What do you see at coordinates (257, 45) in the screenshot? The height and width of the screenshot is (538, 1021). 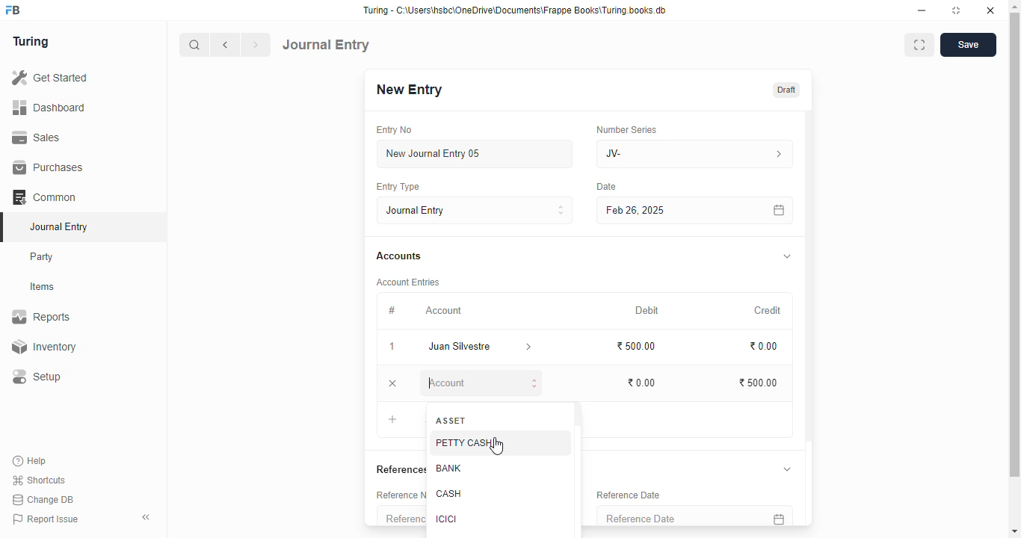 I see `next` at bounding box center [257, 45].